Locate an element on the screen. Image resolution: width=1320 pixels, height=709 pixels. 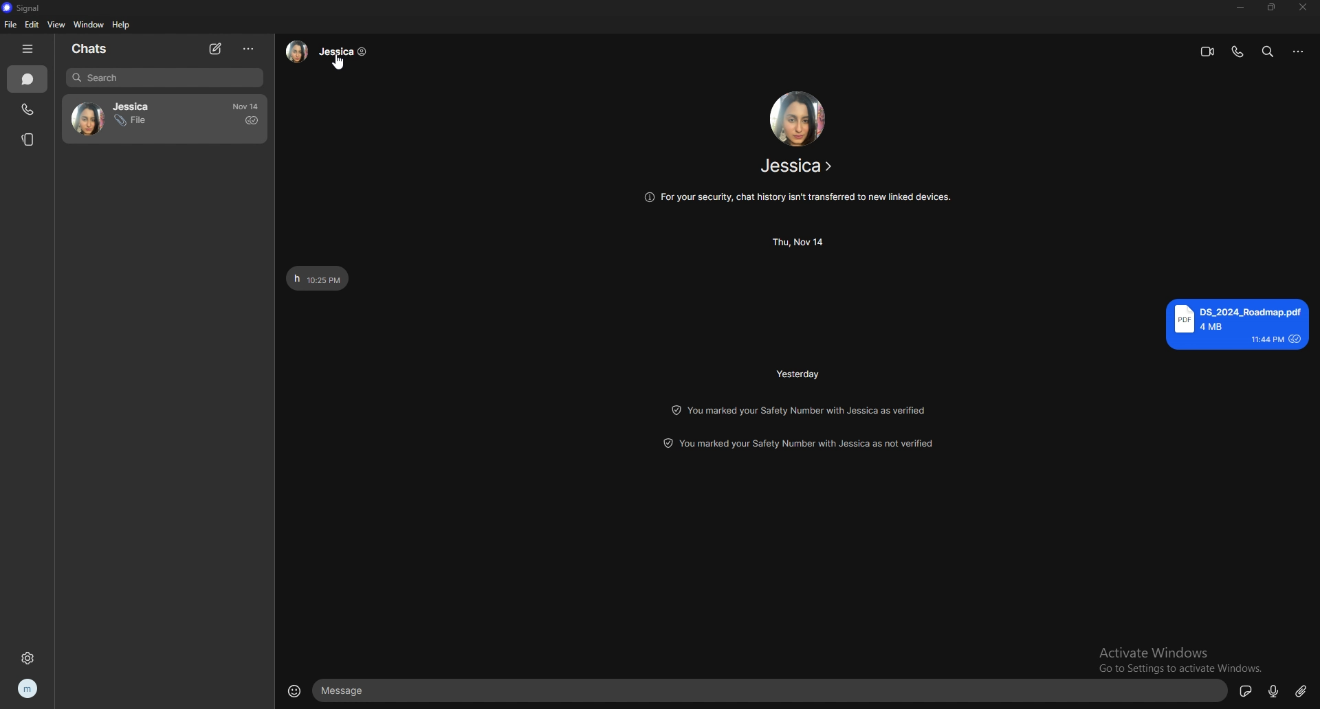
signal is located at coordinates (23, 8).